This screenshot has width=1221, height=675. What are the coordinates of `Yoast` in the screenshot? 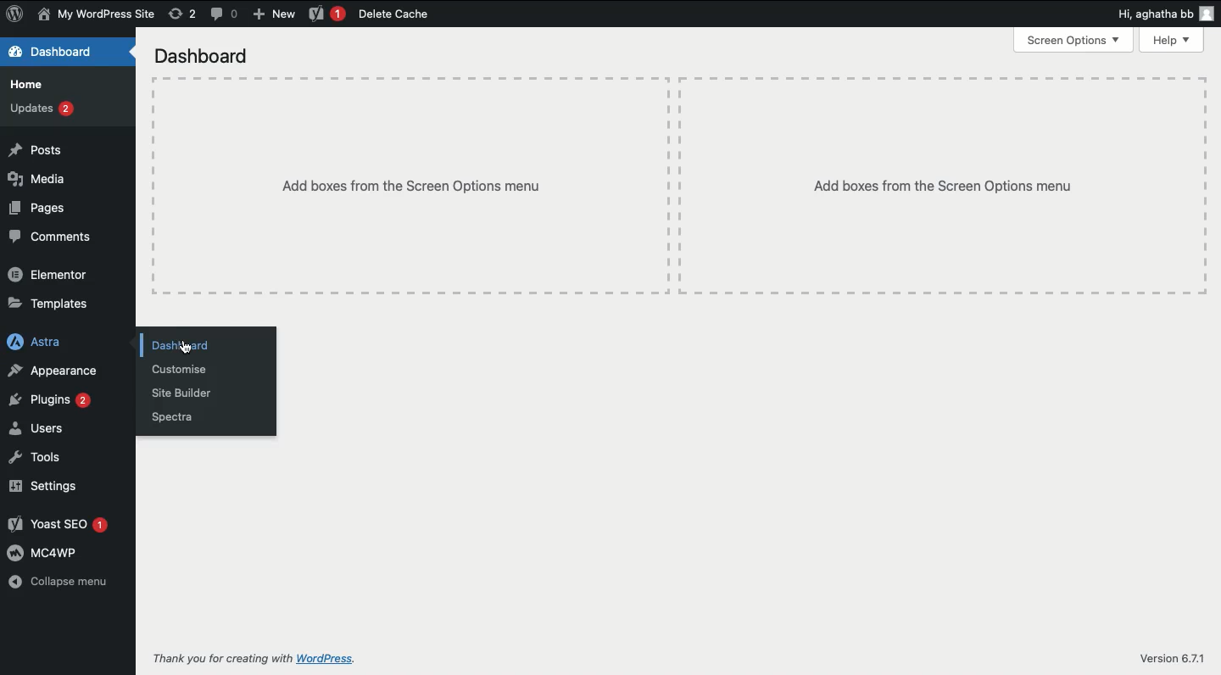 It's located at (59, 523).